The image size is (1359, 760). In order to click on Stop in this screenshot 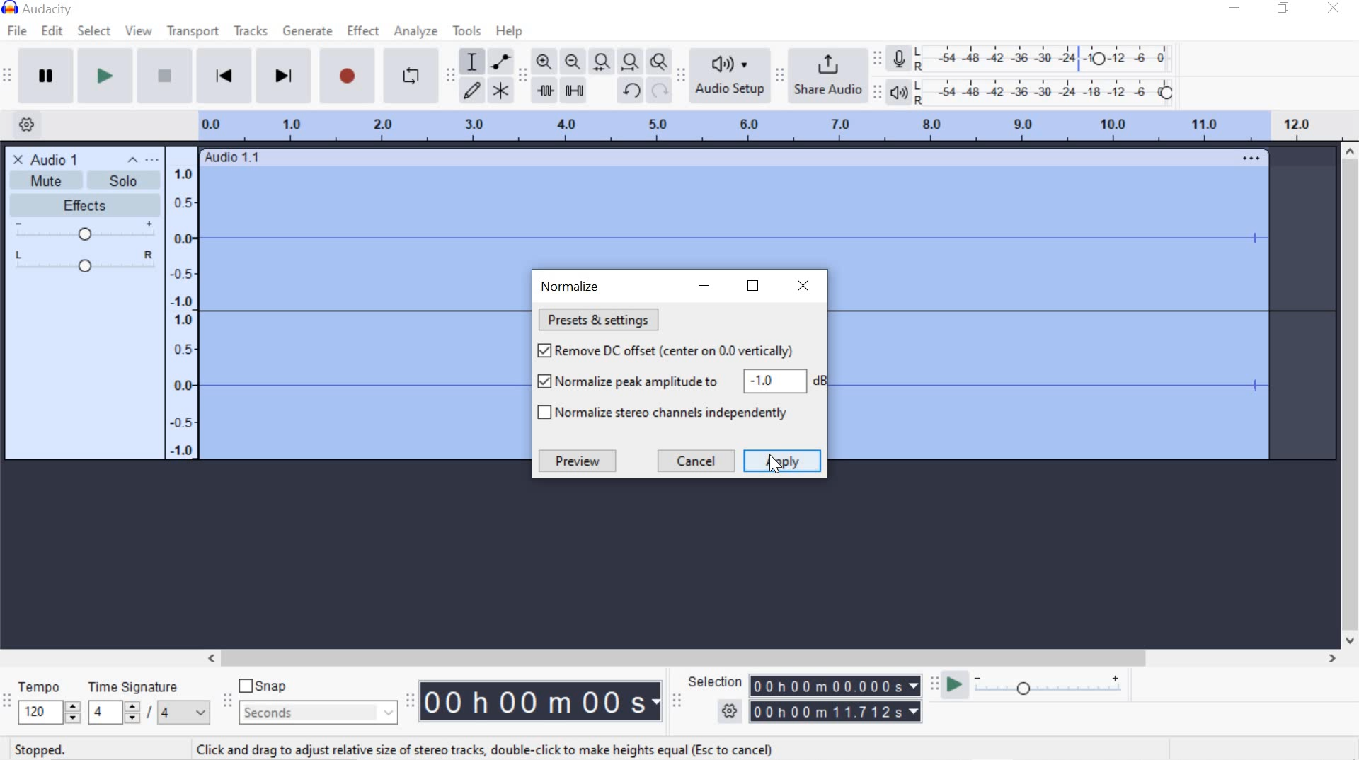, I will do `click(163, 77)`.